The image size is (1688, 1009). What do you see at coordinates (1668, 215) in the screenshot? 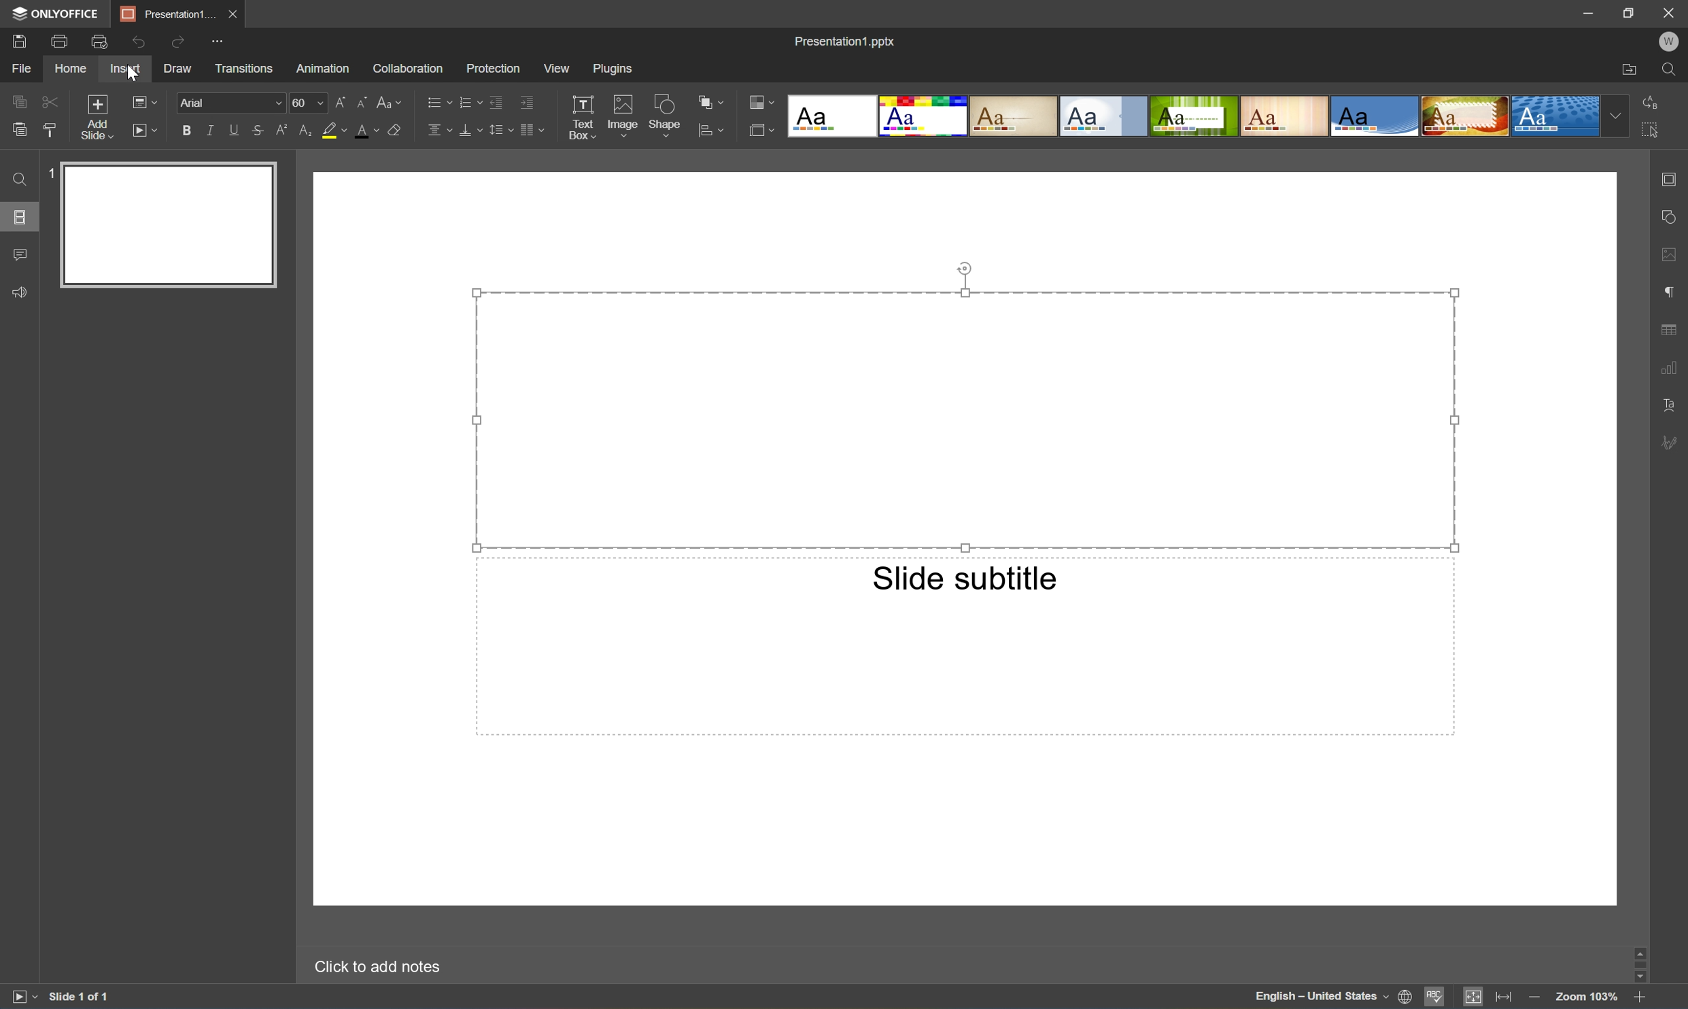
I see `Shape settings` at bounding box center [1668, 215].